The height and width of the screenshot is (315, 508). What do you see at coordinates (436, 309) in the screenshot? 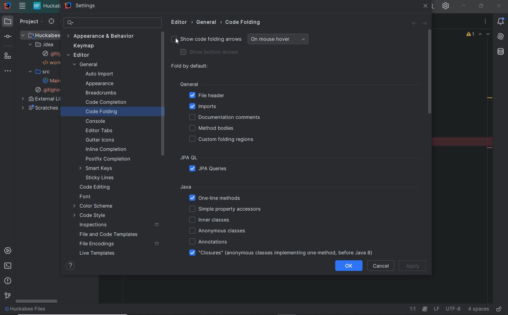
I see `line separator` at bounding box center [436, 309].